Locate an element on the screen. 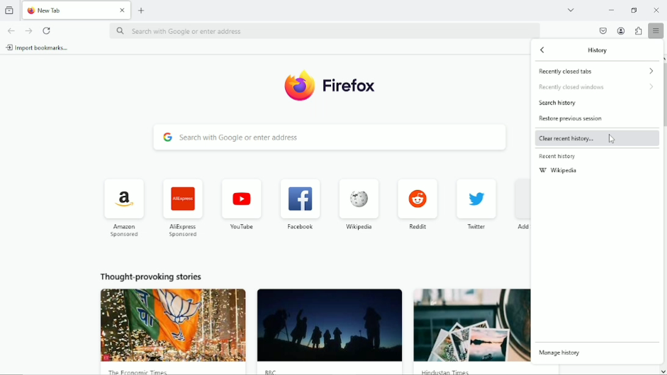 The width and height of the screenshot is (667, 375). Reload current page is located at coordinates (47, 30).